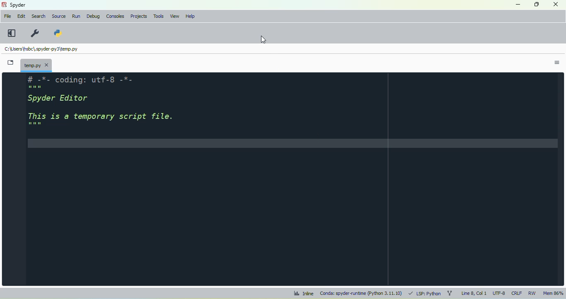 This screenshot has height=299, width=566. I want to click on logo, so click(4, 4).